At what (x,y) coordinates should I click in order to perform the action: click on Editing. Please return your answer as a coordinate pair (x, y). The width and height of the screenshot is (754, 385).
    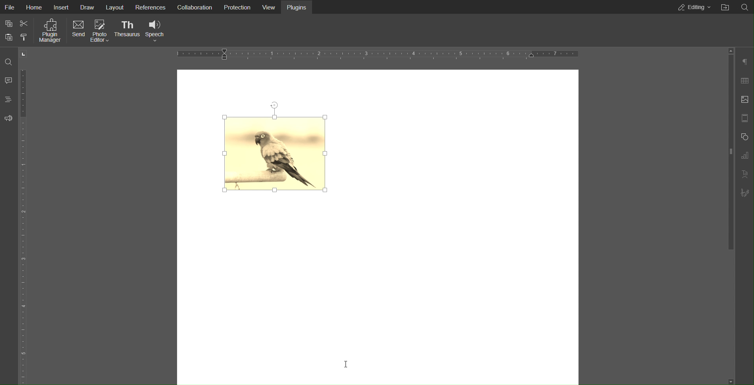
    Looking at the image, I should click on (693, 7).